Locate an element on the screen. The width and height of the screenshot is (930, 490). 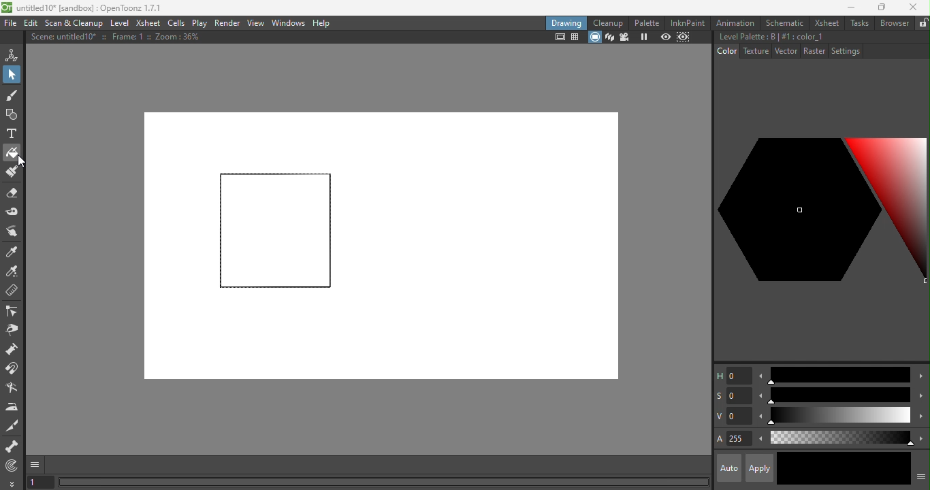
Slide bar is located at coordinates (839, 395).